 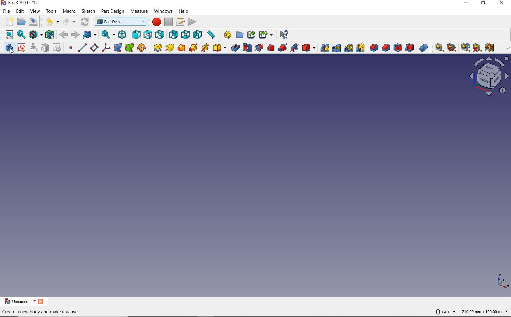 What do you see at coordinates (271, 47) in the screenshot?
I see `SUBTRACTIVE LOFT` at bounding box center [271, 47].